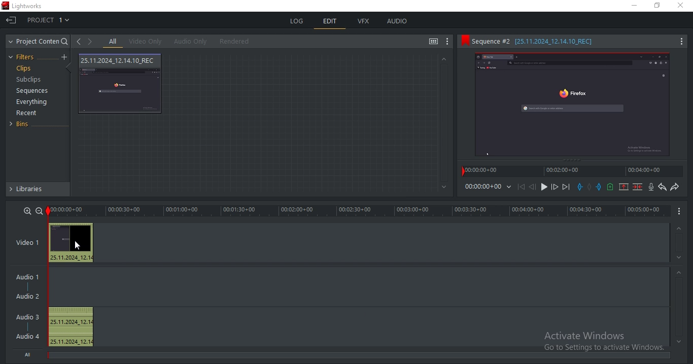 The height and width of the screenshot is (364, 693). I want to click on project content, so click(38, 42).